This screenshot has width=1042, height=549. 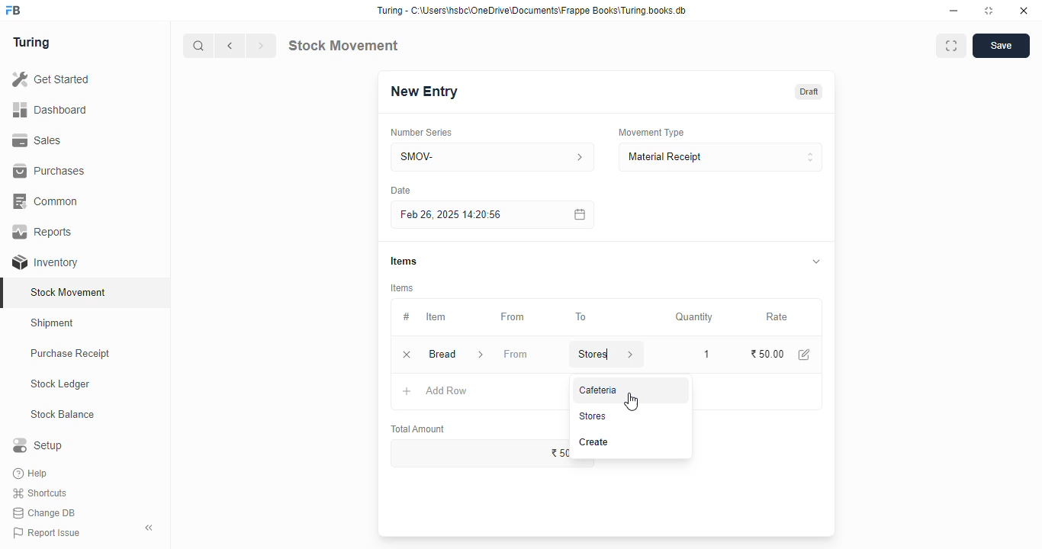 I want to click on total amount, so click(x=419, y=429).